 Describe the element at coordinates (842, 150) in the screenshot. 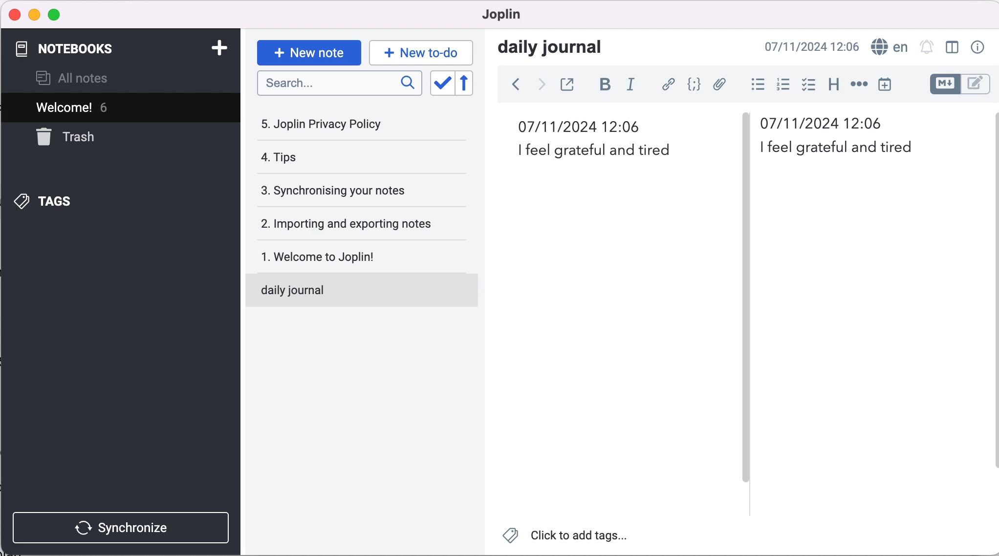

I see `daily journal first note` at that location.